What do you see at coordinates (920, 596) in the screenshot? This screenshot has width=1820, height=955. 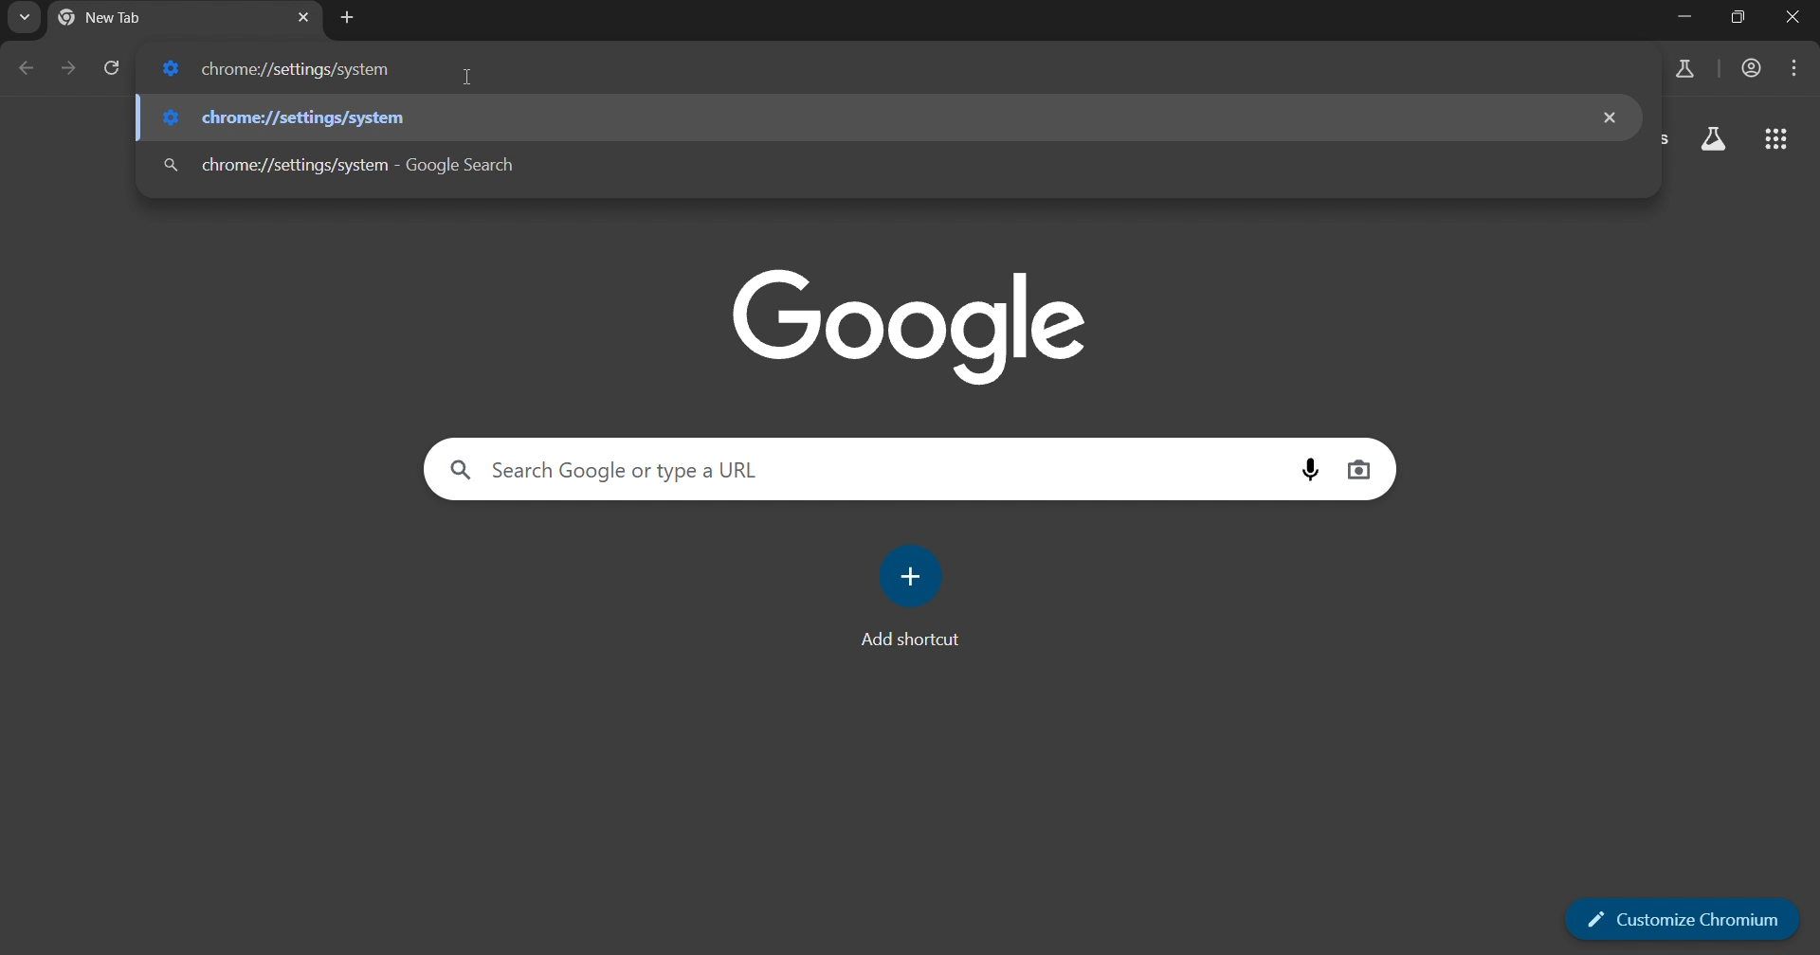 I see `add shortcut` at bounding box center [920, 596].